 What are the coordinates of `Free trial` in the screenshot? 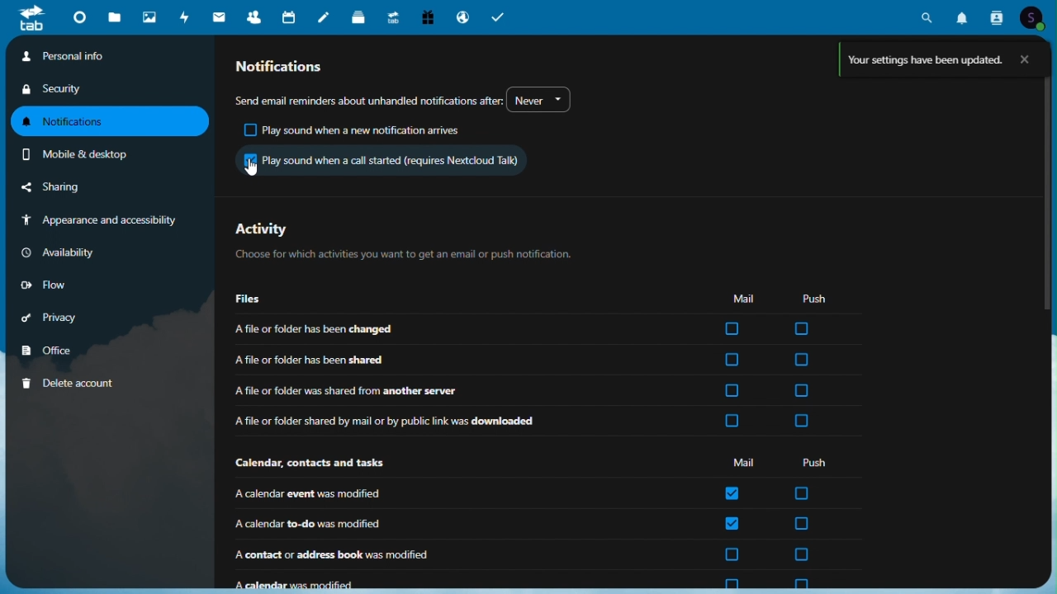 It's located at (427, 16).